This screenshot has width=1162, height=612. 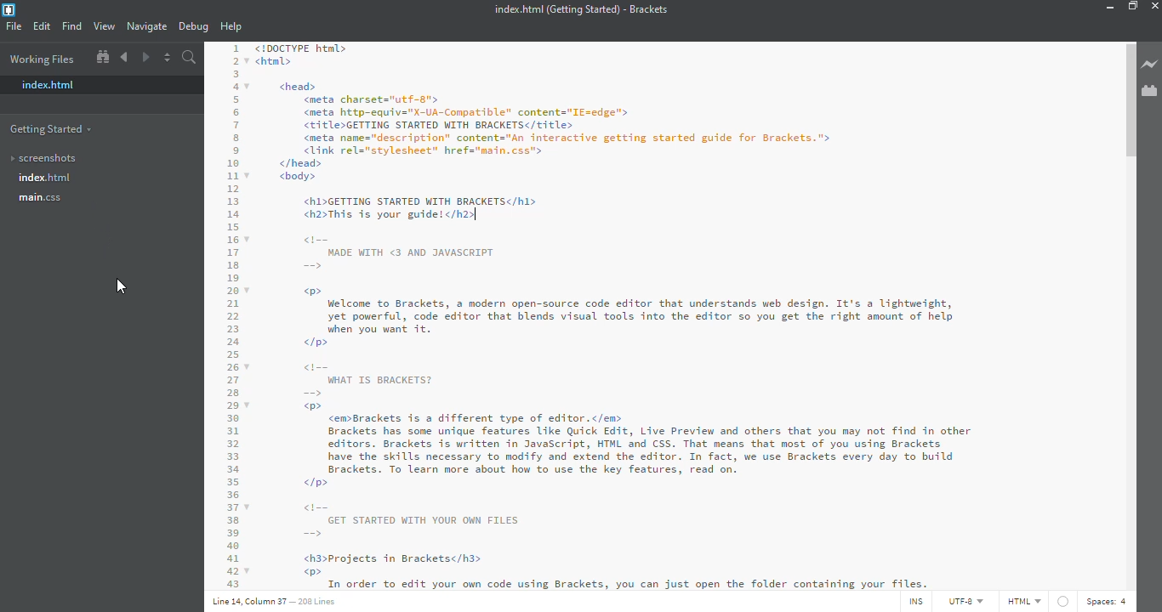 What do you see at coordinates (629, 188) in the screenshot?
I see `<!DOCTYPE html>
<htal>
<head>
<meta charsets"utf-g">
<meta http-equiv="X-UA-Conpatible" content="IE=edge">
<title>GETTING STARTED WITH BRACKETS</title>
<meta name="description” content="An interactive getting started guide for Brackets.">
<link rel="stylesheet" href="nain.css">
</head>
<body>
<h1>GETTING STARTED WITH BRACKETS</hl>
<h2>This is your guide!</h2>
MADE WITH <3 AND JAVASCRIPT
>
Welcome to Brackets, a modern open-source code editor that understands web design. It's a lightweight,
yet powerful, code editor that blends visual tools into the editor so you get the right amount of help
hen A Sa` at bounding box center [629, 188].